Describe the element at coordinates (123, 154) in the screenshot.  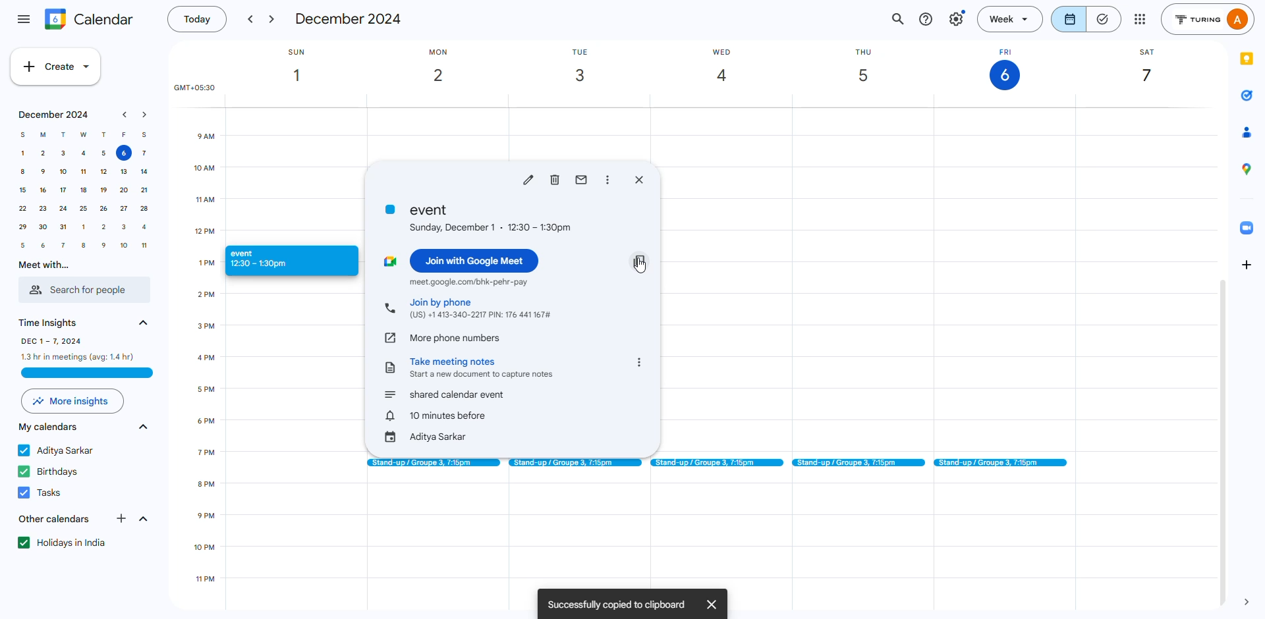
I see `6` at that location.